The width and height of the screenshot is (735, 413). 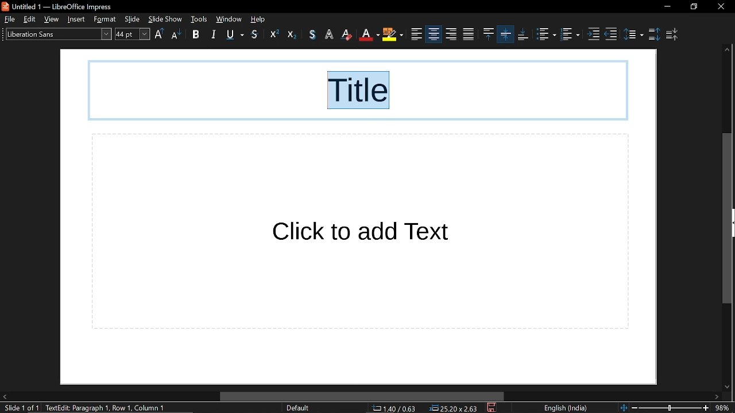 What do you see at coordinates (674, 34) in the screenshot?
I see `decrease paragraph spacing` at bounding box center [674, 34].